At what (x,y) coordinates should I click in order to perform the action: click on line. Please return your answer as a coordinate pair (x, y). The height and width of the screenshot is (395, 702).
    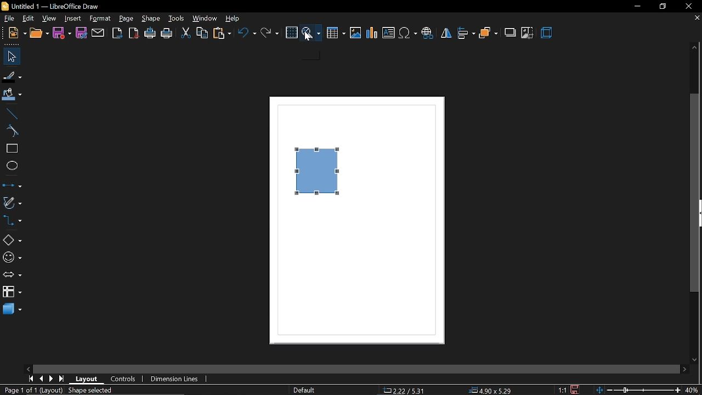
    Looking at the image, I should click on (10, 114).